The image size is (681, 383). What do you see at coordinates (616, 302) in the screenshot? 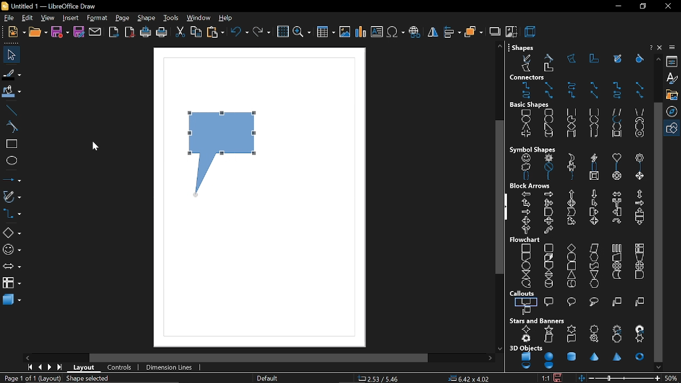
I see `line 1` at bounding box center [616, 302].